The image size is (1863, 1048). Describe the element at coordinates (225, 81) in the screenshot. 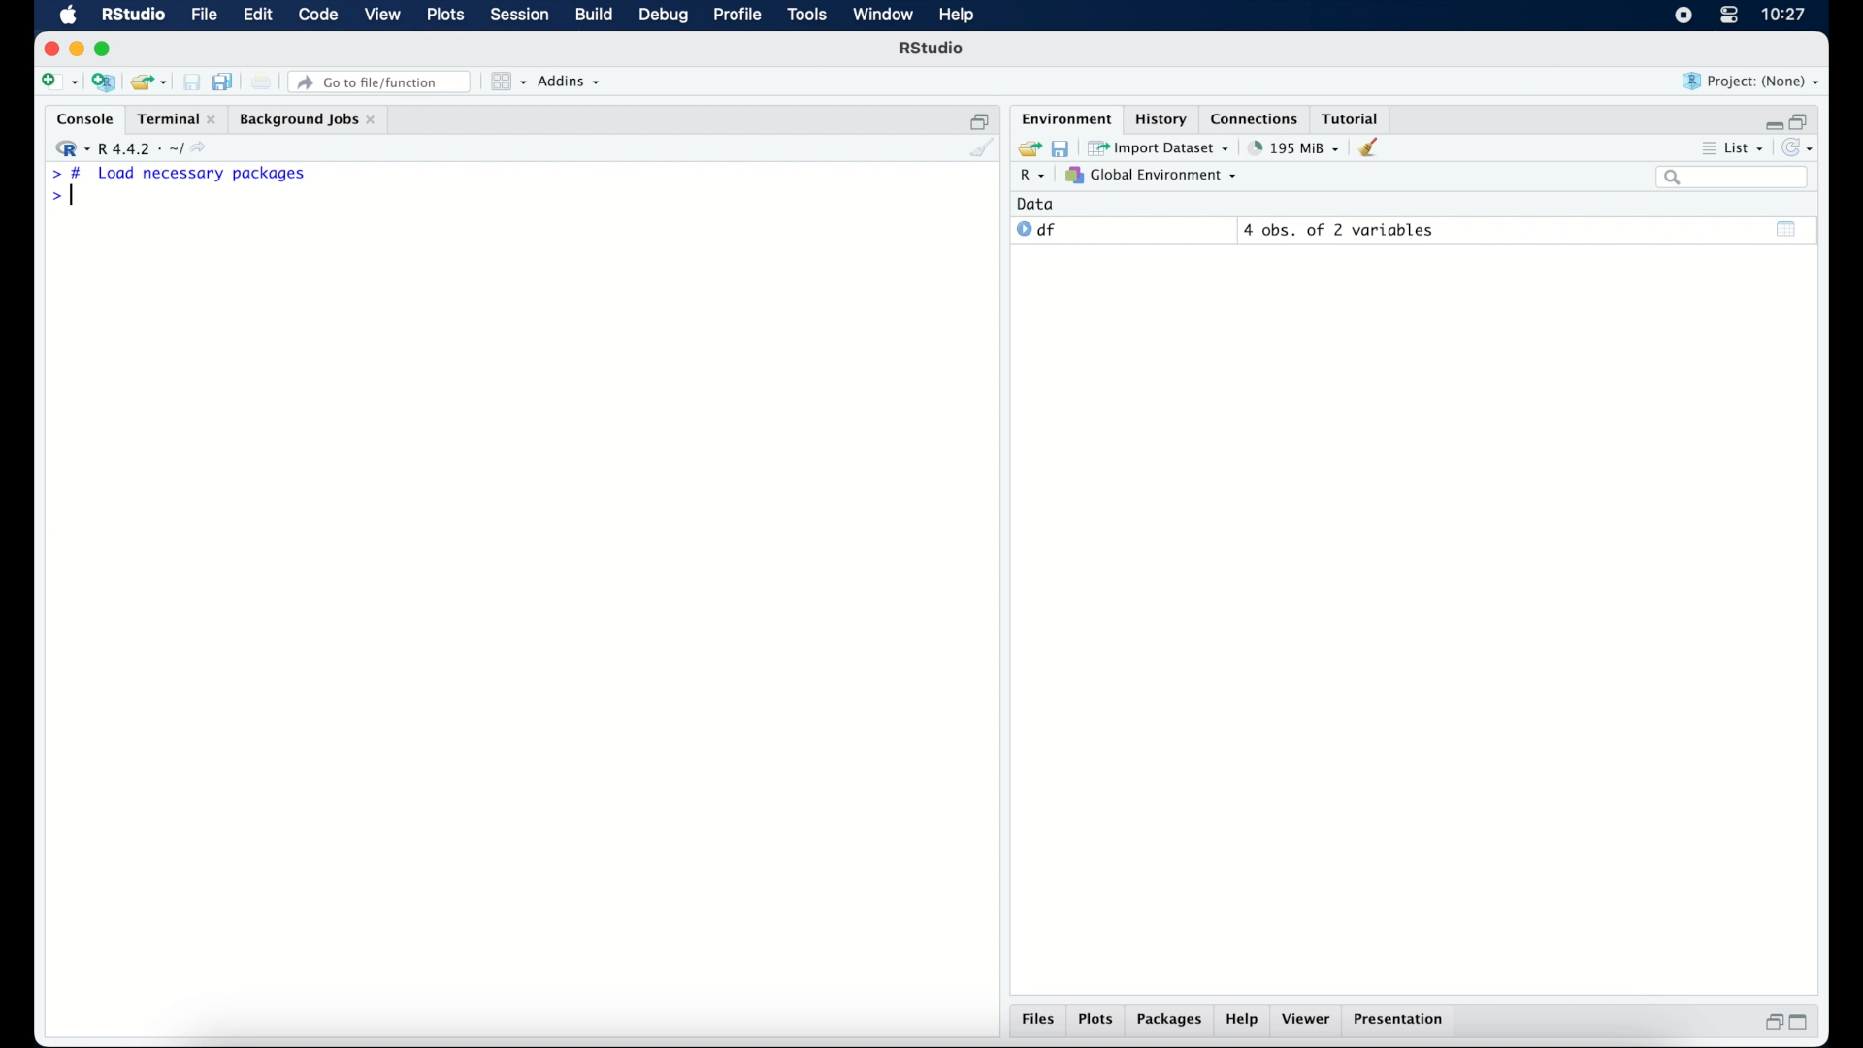

I see `save all documents ` at that location.